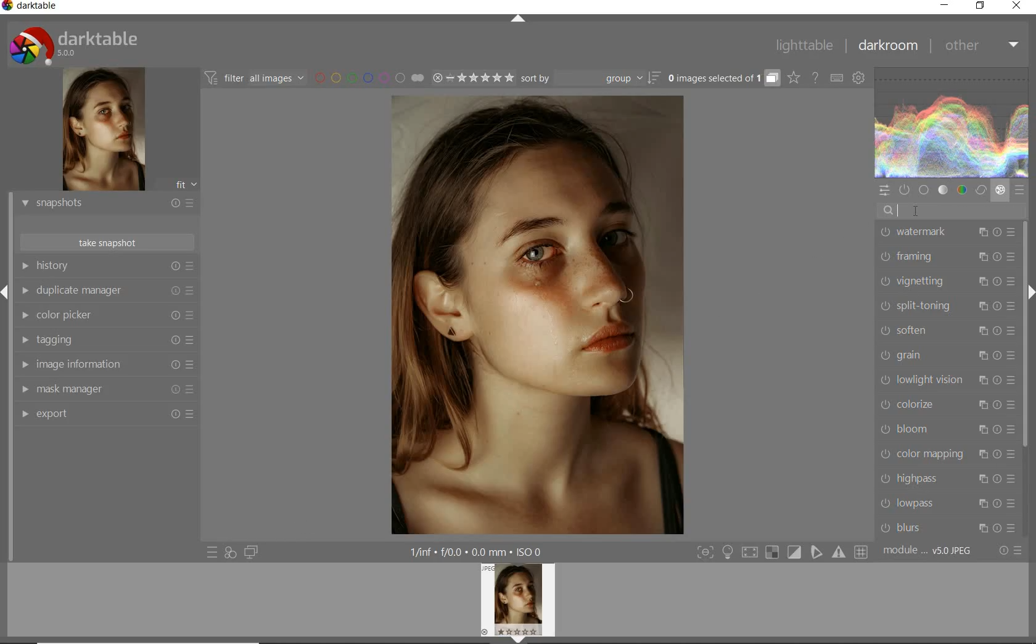  Describe the element at coordinates (590, 79) in the screenshot. I see `sort` at that location.